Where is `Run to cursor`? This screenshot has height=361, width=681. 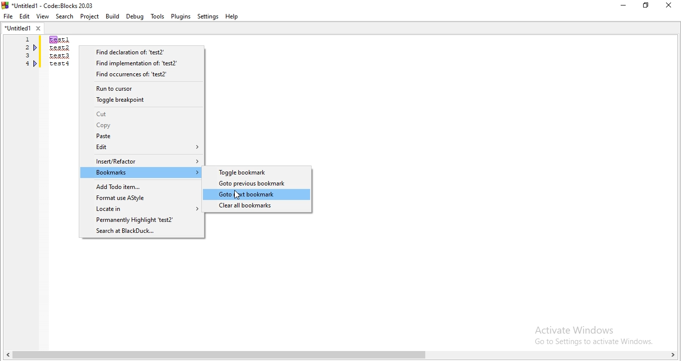
Run to cursor is located at coordinates (143, 87).